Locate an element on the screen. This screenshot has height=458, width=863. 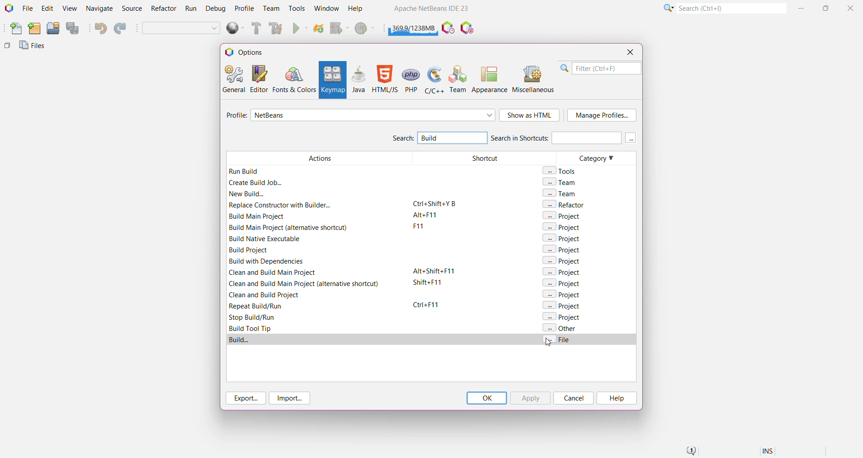
Minimize is located at coordinates (802, 8).